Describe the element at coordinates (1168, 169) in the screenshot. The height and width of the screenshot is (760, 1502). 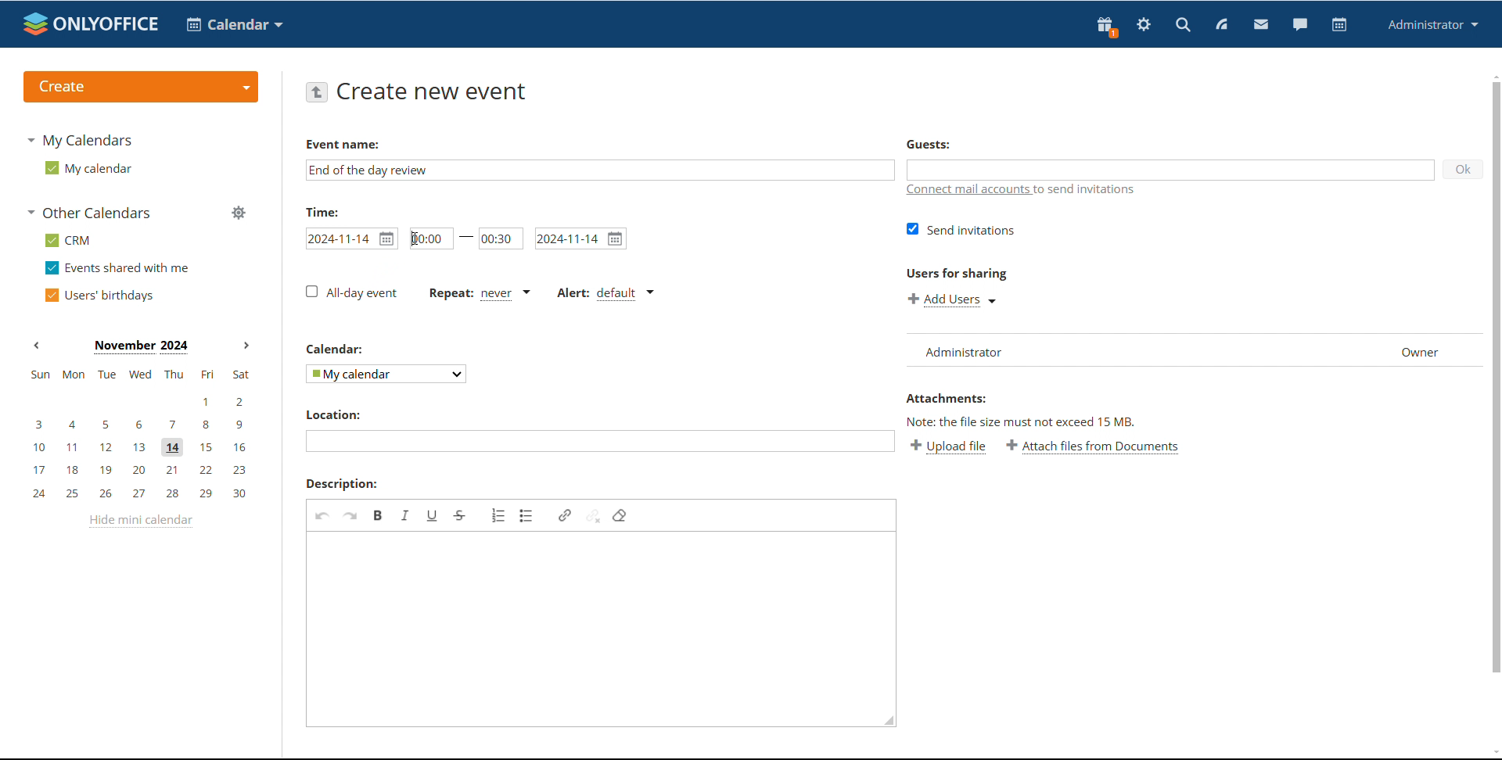
I see `add guests` at that location.